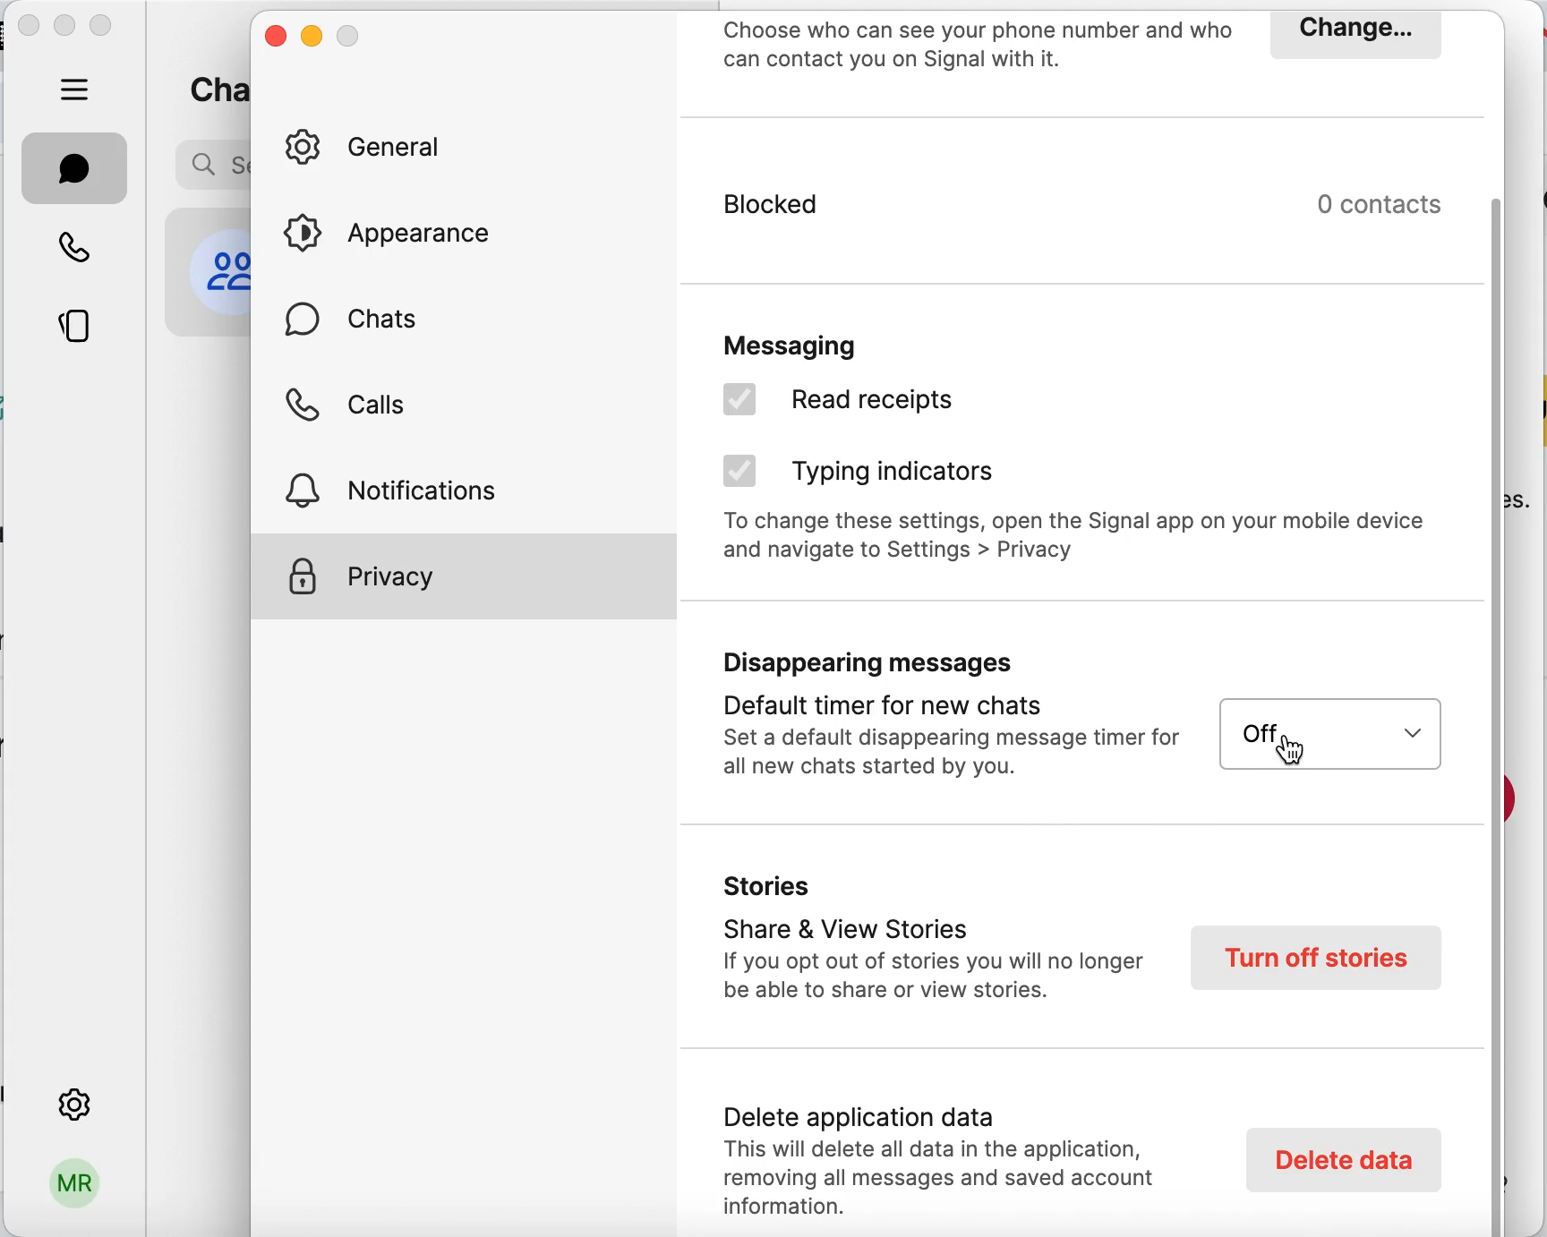 Image resolution: width=1547 pixels, height=1237 pixels. What do you see at coordinates (377, 149) in the screenshot?
I see `general` at bounding box center [377, 149].